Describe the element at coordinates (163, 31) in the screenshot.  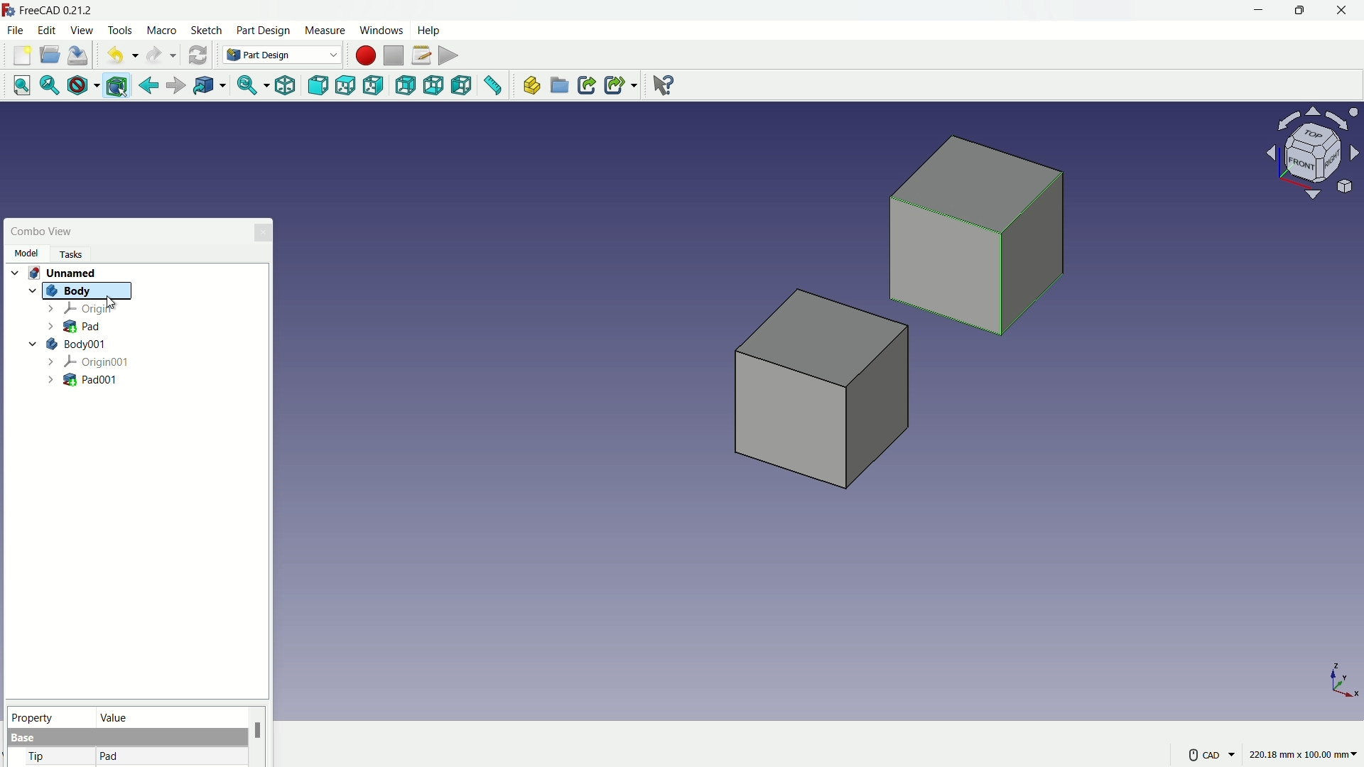
I see `macro` at that location.